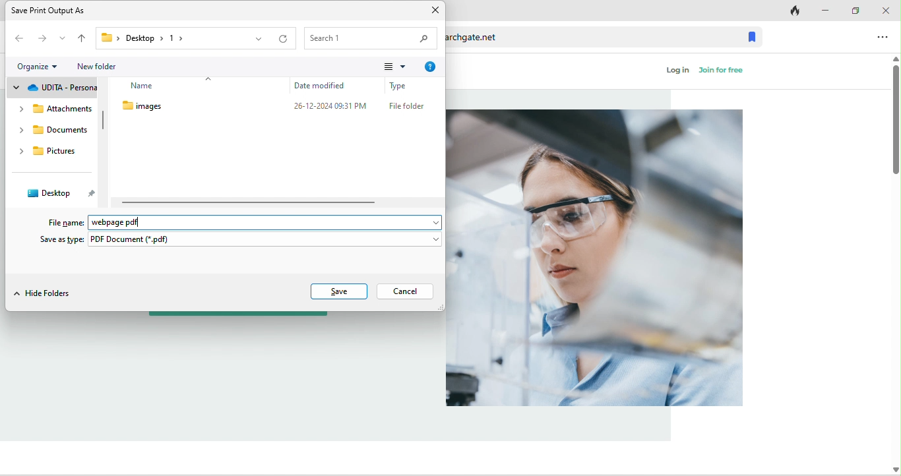 The width and height of the screenshot is (901, 476). Describe the element at coordinates (62, 222) in the screenshot. I see `file name` at that location.